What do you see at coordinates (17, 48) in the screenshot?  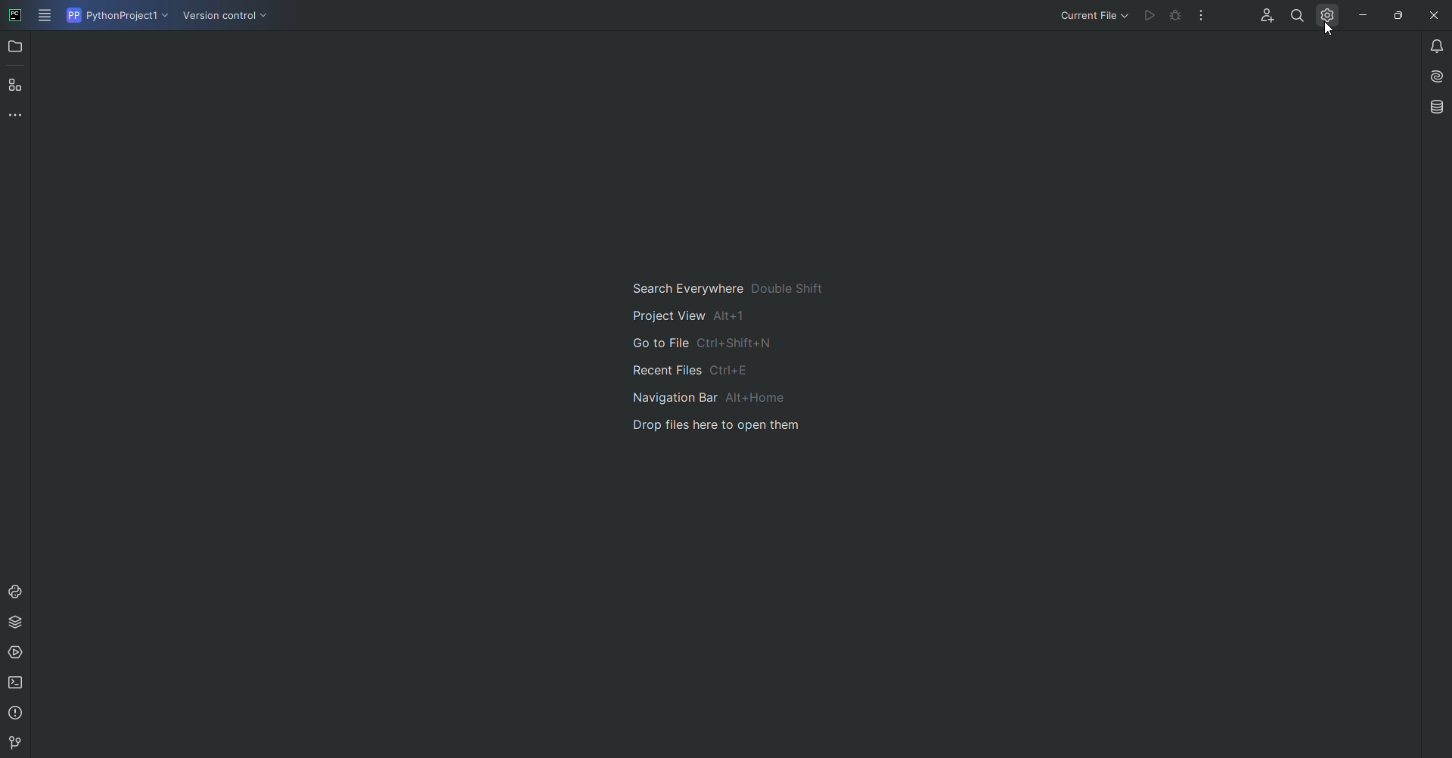 I see `Project` at bounding box center [17, 48].